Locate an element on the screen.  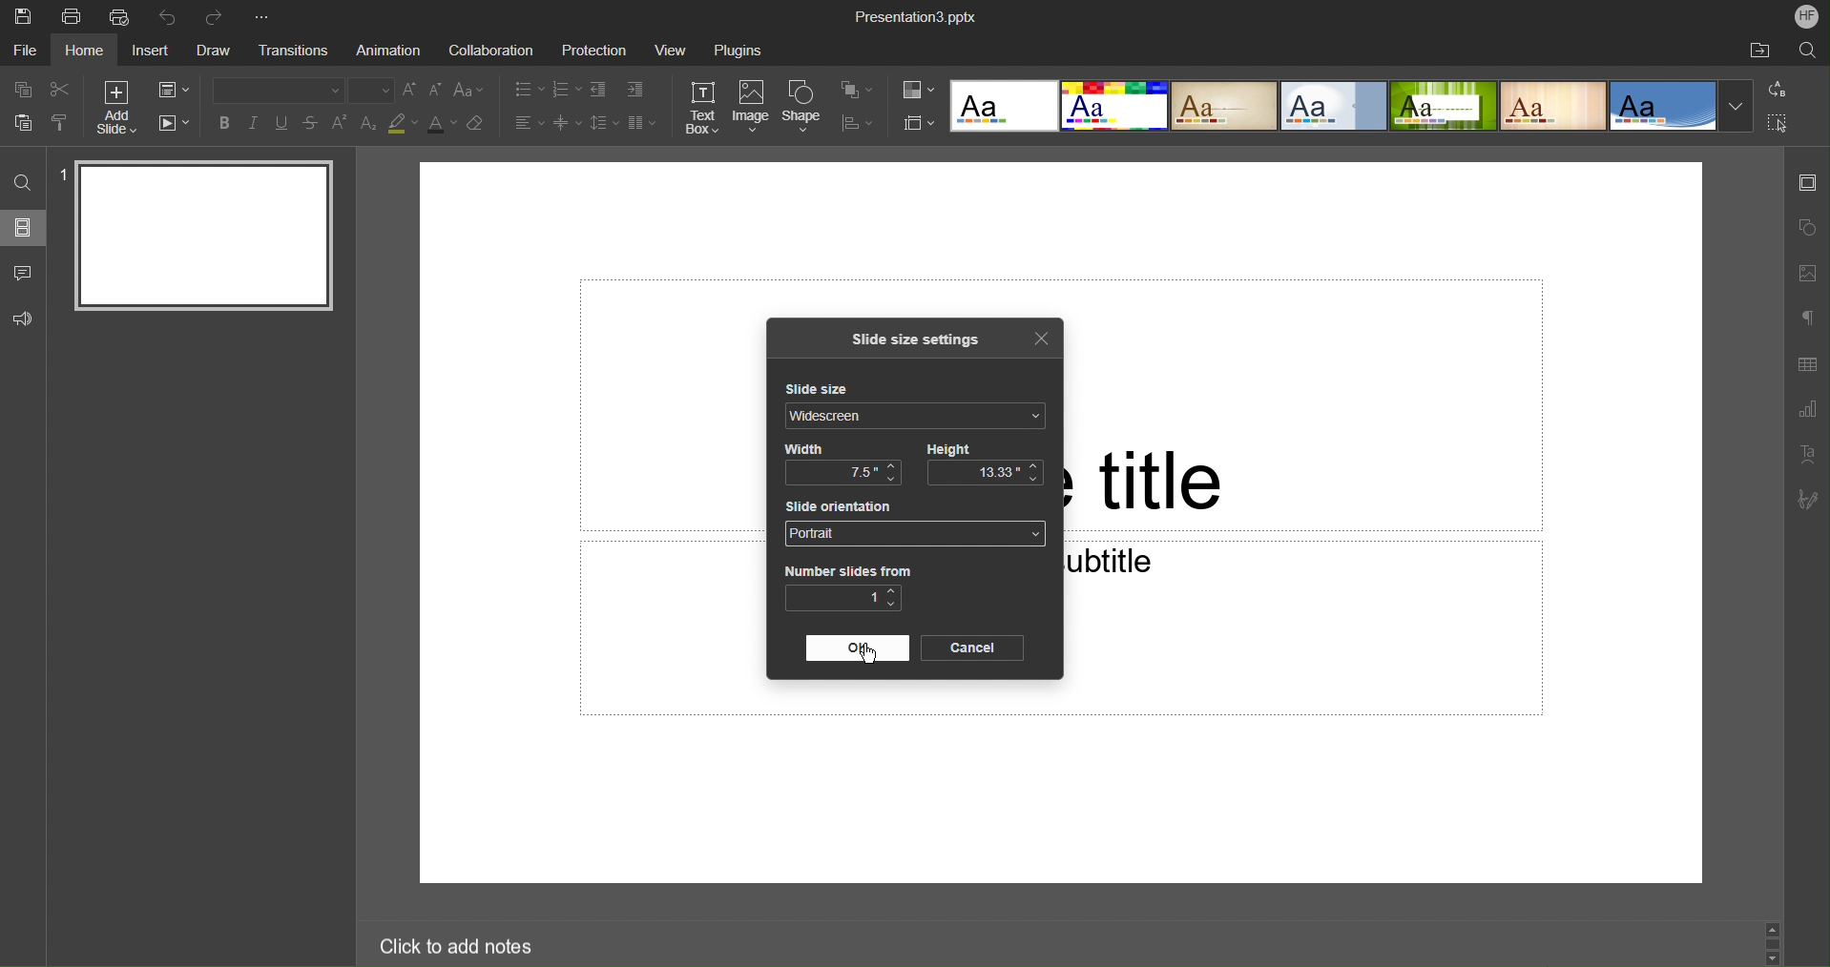
Numbered List is located at coordinates (565, 89).